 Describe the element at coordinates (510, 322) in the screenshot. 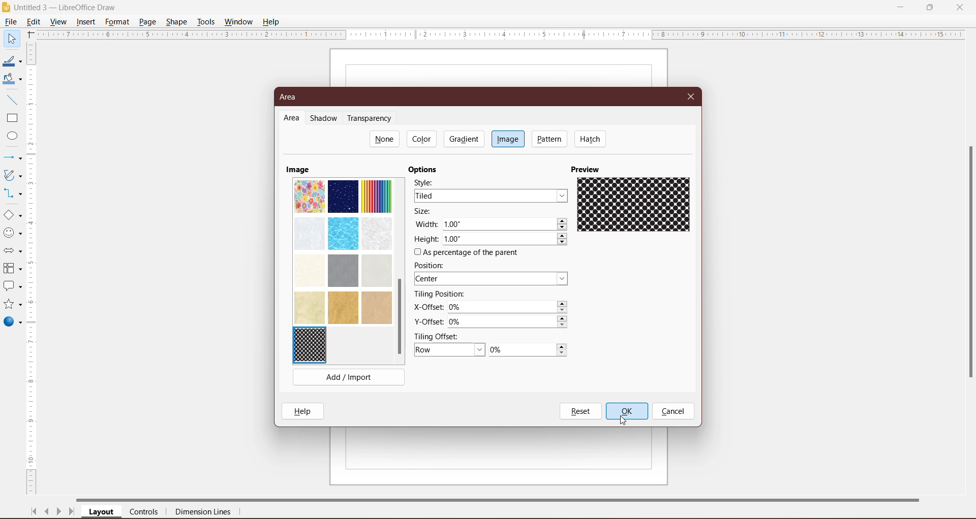

I see `Set the Y-Offset` at that location.